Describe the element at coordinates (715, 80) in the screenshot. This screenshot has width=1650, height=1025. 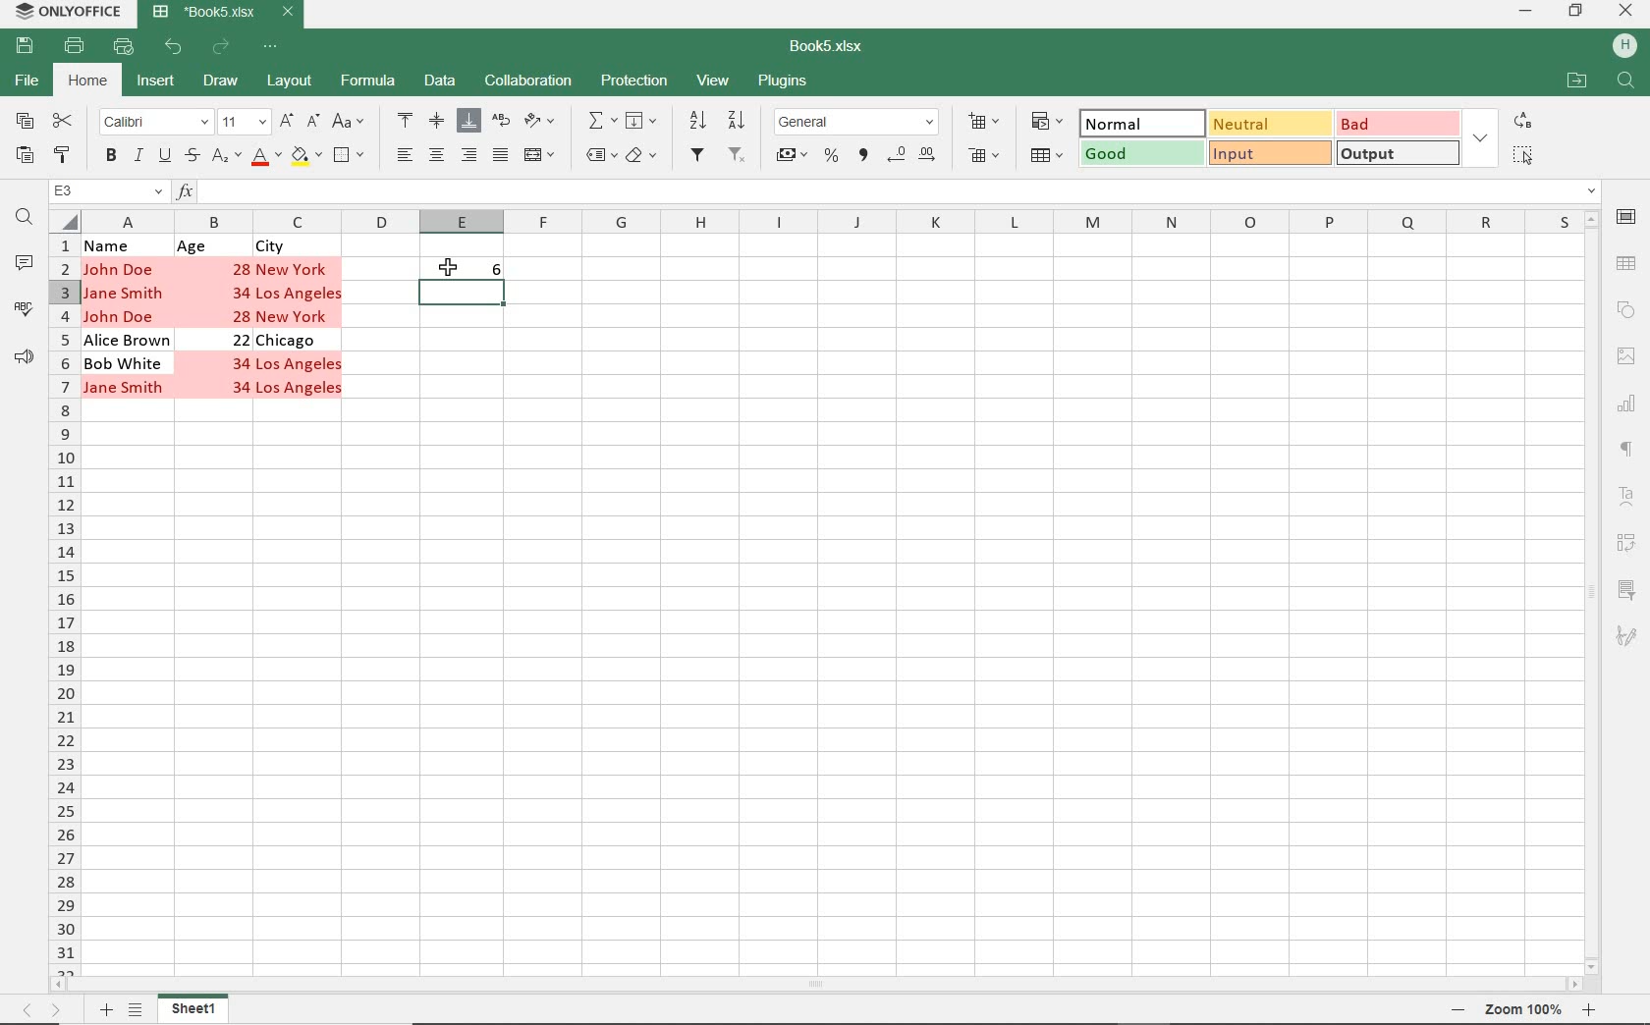
I see `VIEW` at that location.